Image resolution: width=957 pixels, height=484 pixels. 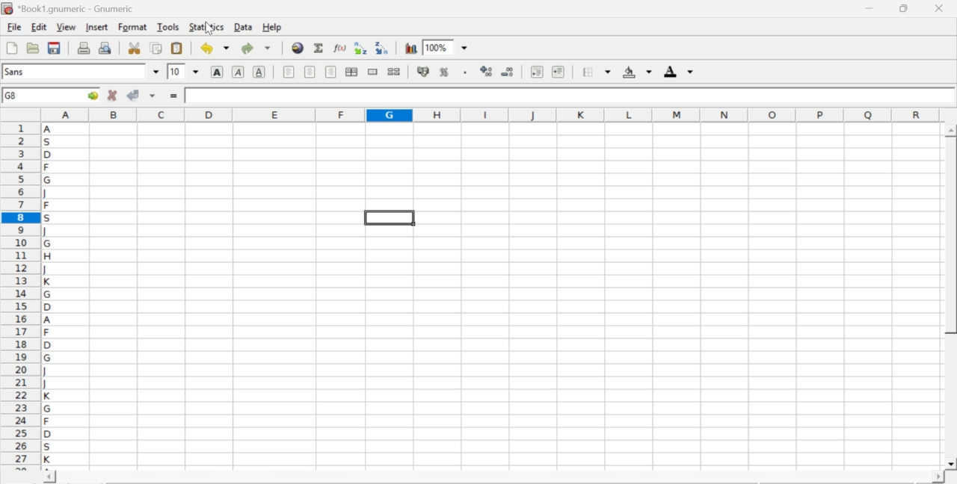 What do you see at coordinates (13, 28) in the screenshot?
I see `file` at bounding box center [13, 28].